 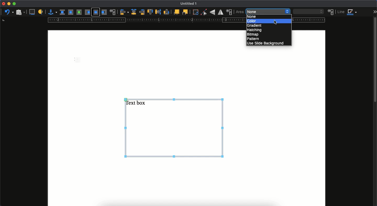 I want to click on color, so click(x=253, y=21).